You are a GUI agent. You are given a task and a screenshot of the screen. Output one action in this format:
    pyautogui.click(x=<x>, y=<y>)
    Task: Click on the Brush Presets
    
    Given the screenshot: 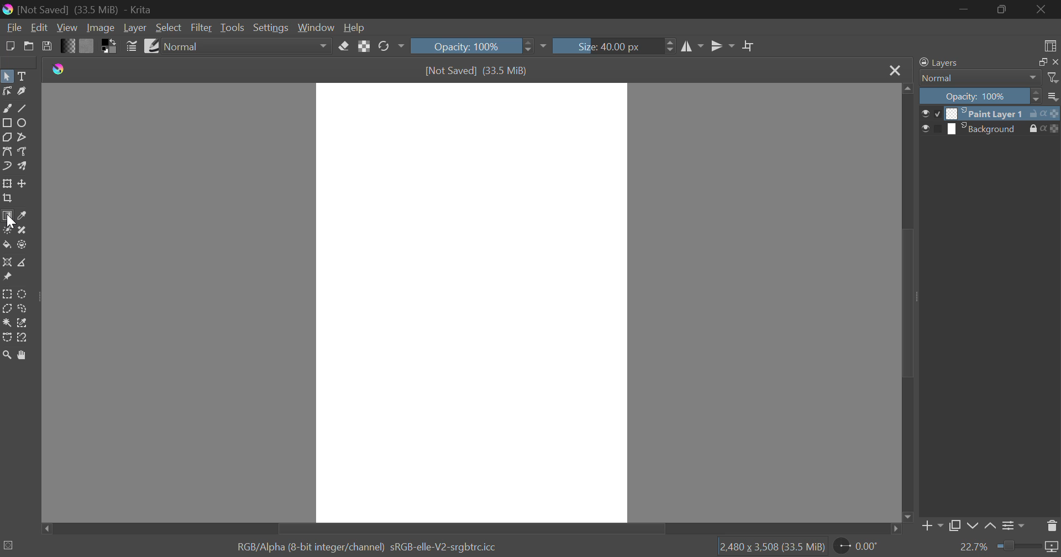 What is the action you would take?
    pyautogui.click(x=150, y=45)
    